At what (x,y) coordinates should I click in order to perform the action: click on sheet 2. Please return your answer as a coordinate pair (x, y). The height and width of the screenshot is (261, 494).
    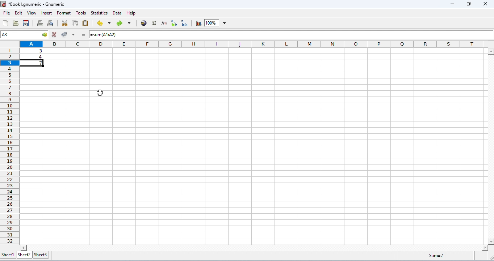
    Looking at the image, I should click on (24, 255).